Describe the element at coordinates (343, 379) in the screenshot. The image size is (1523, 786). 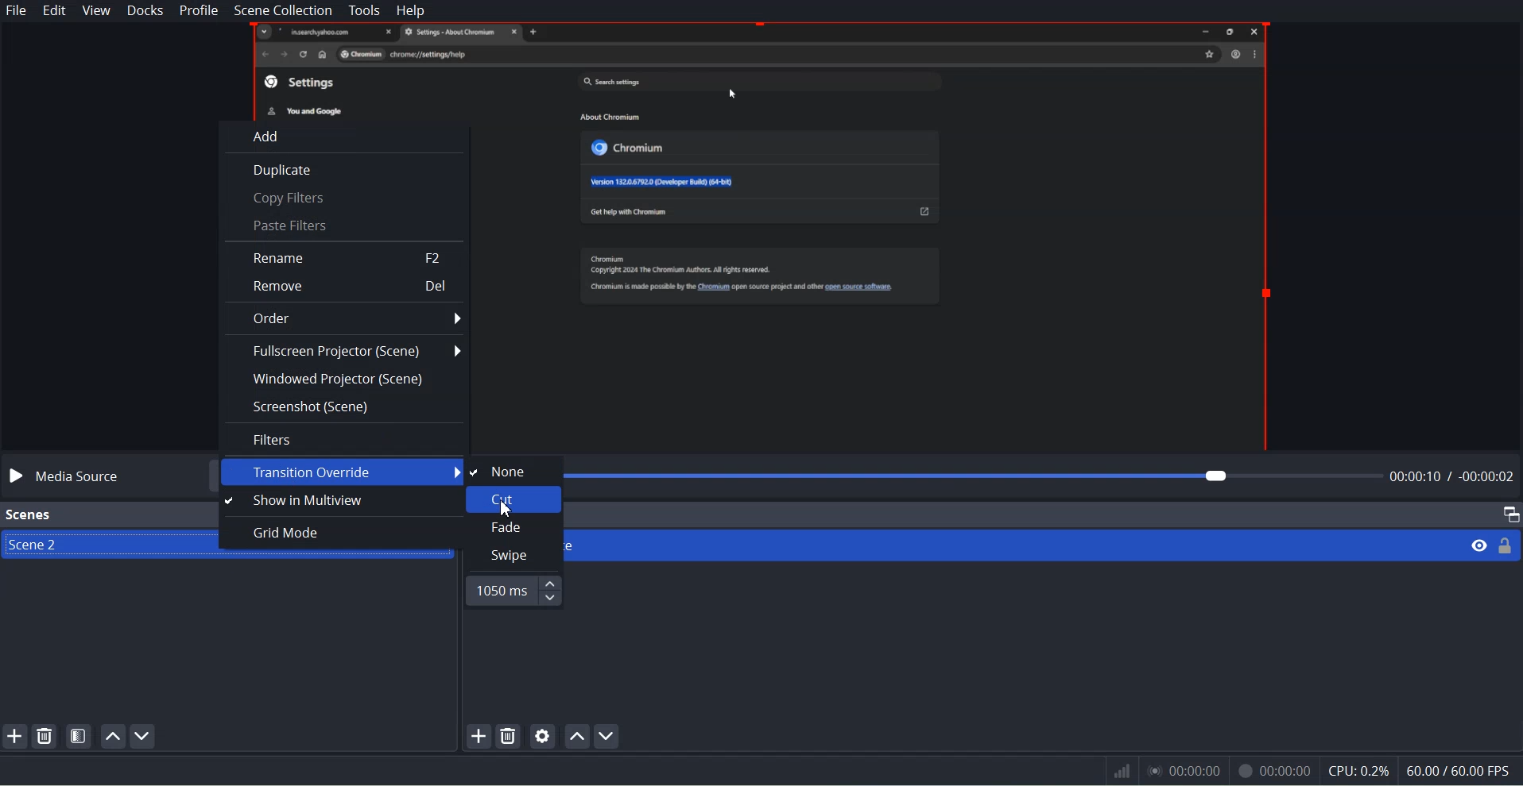
I see `Windowed Projector` at that location.